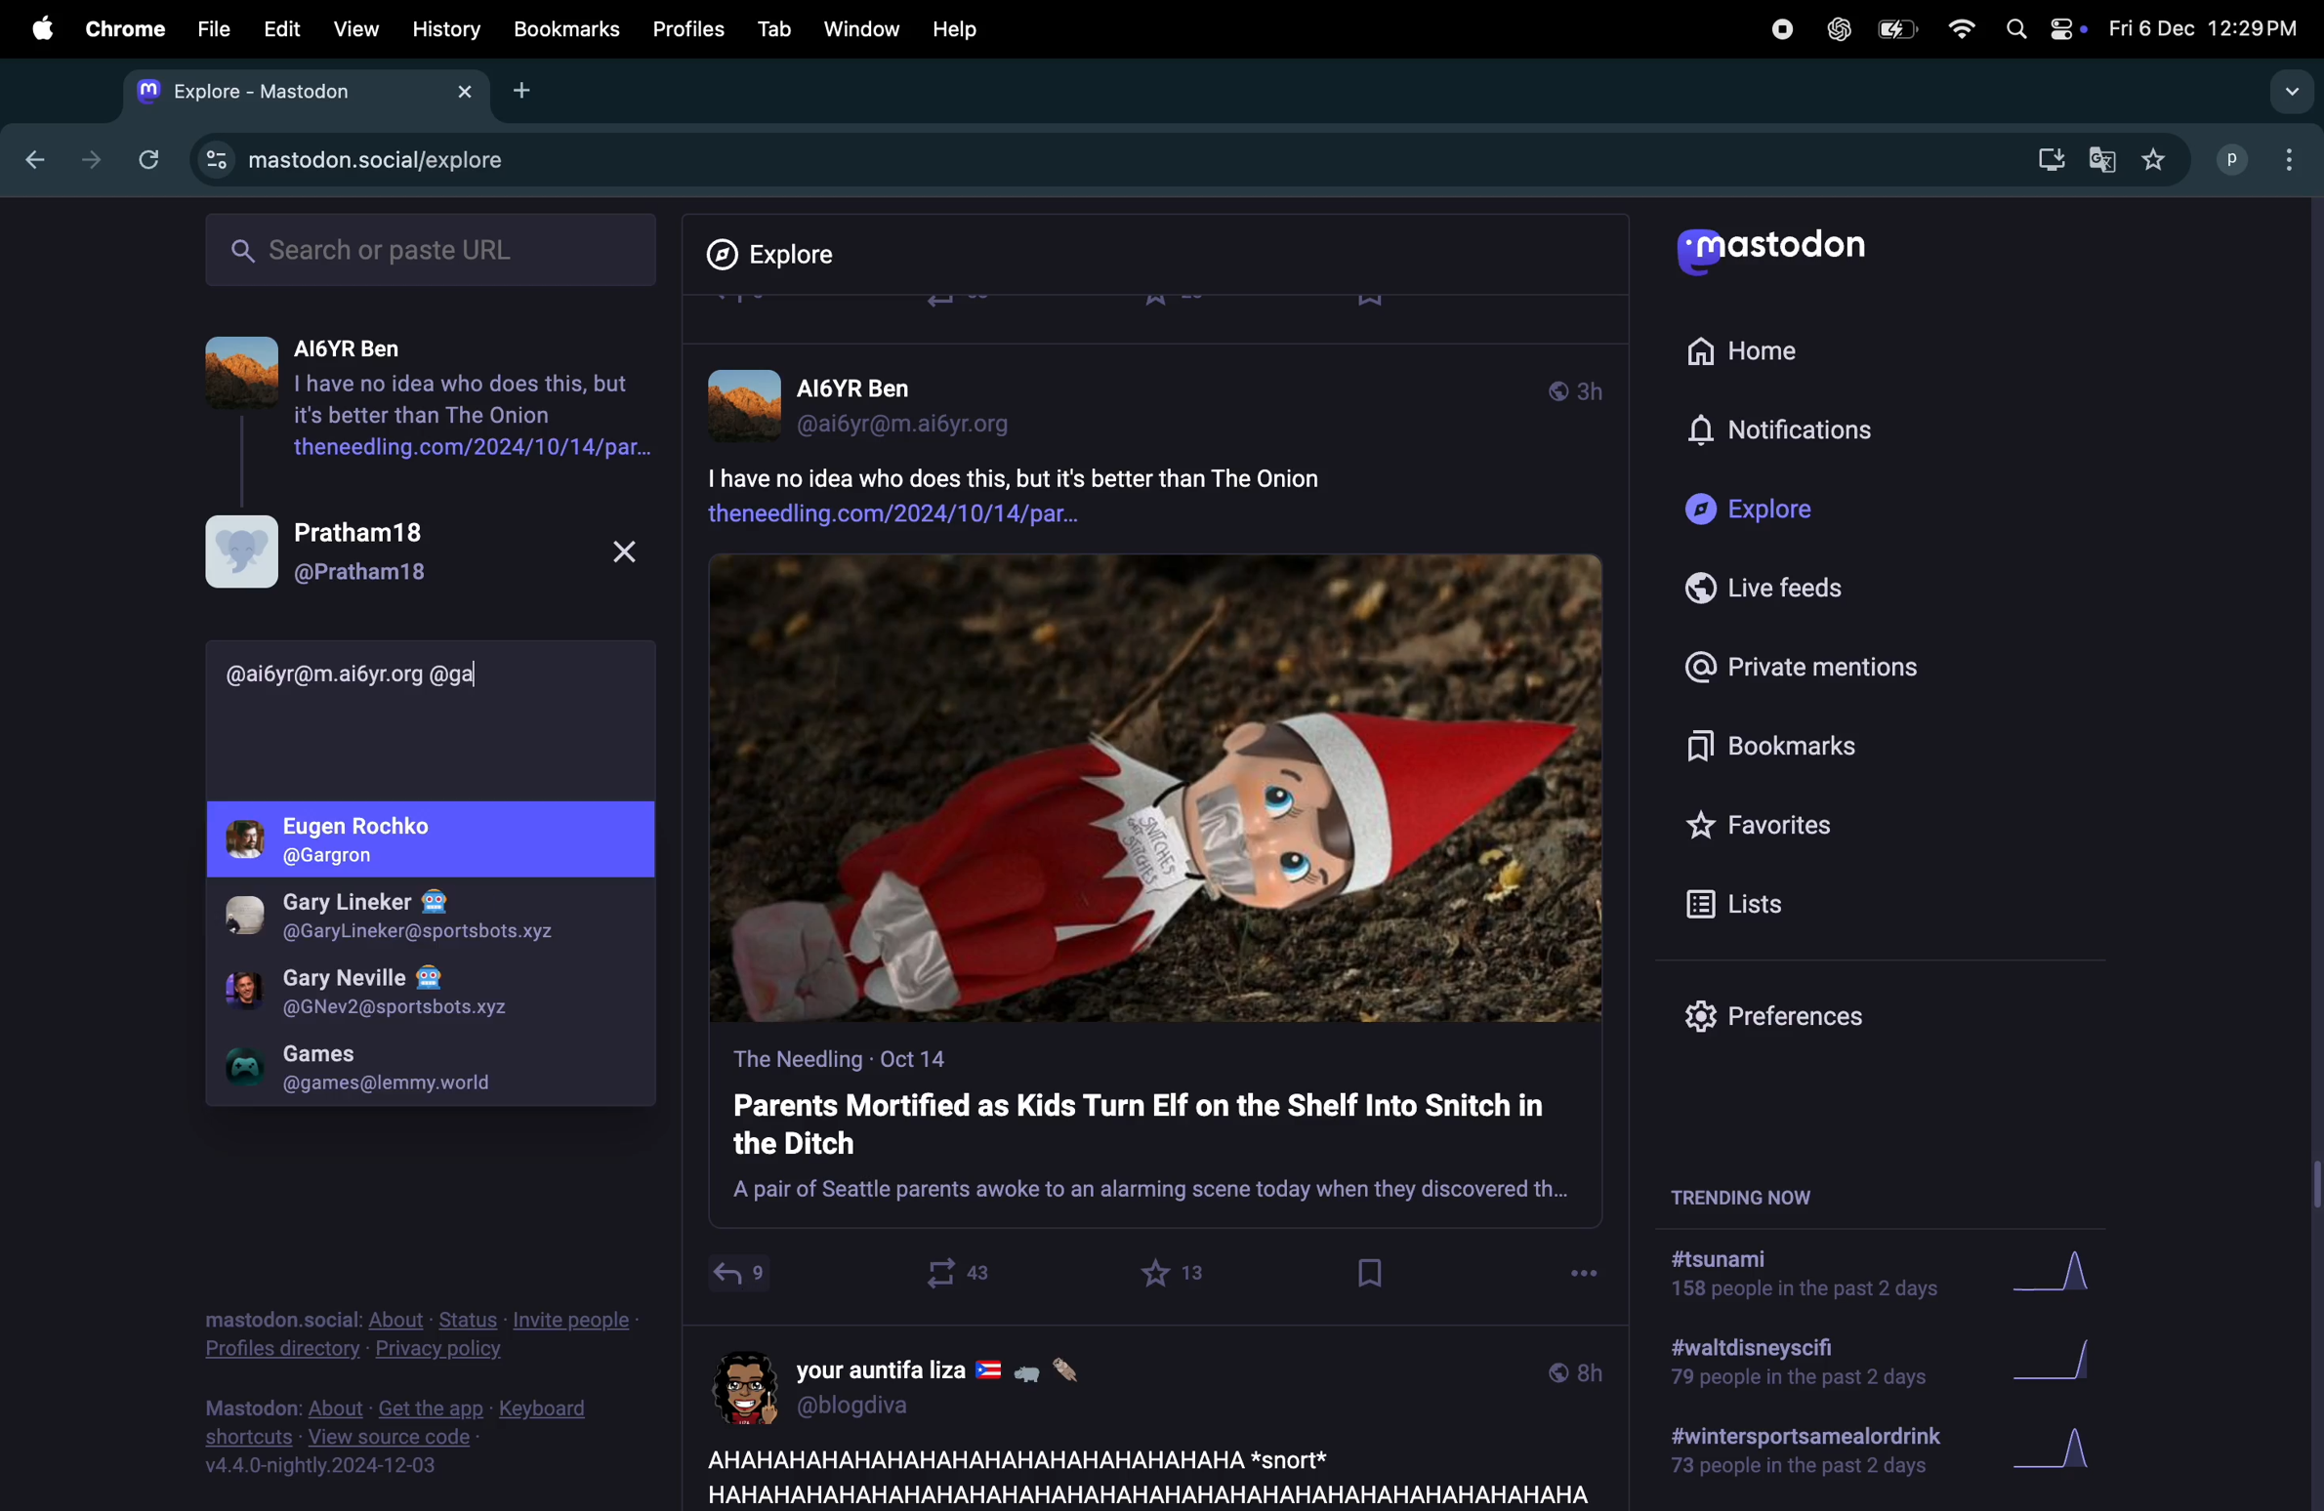  I want to click on prfole, so click(416, 919).